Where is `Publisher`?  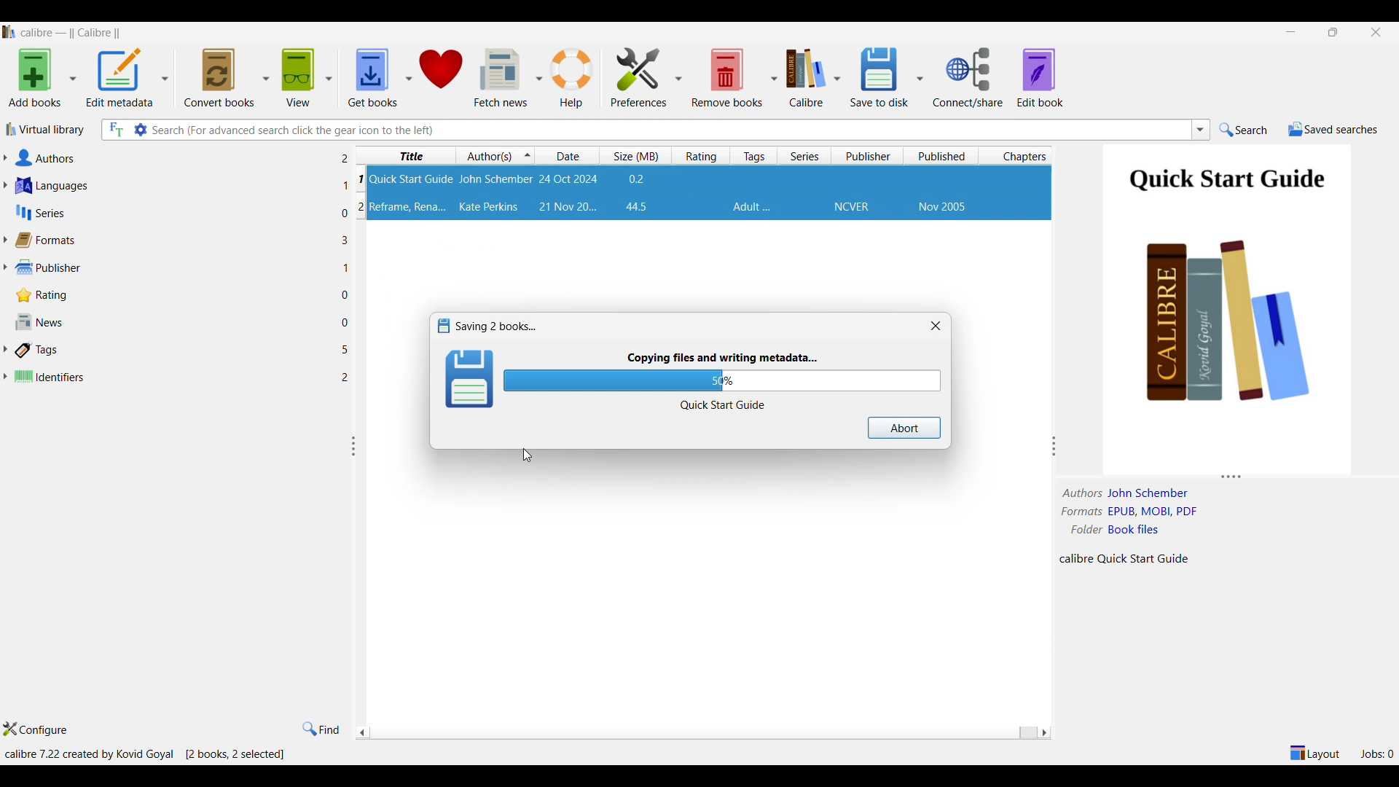 Publisher is located at coordinates (851, 208).